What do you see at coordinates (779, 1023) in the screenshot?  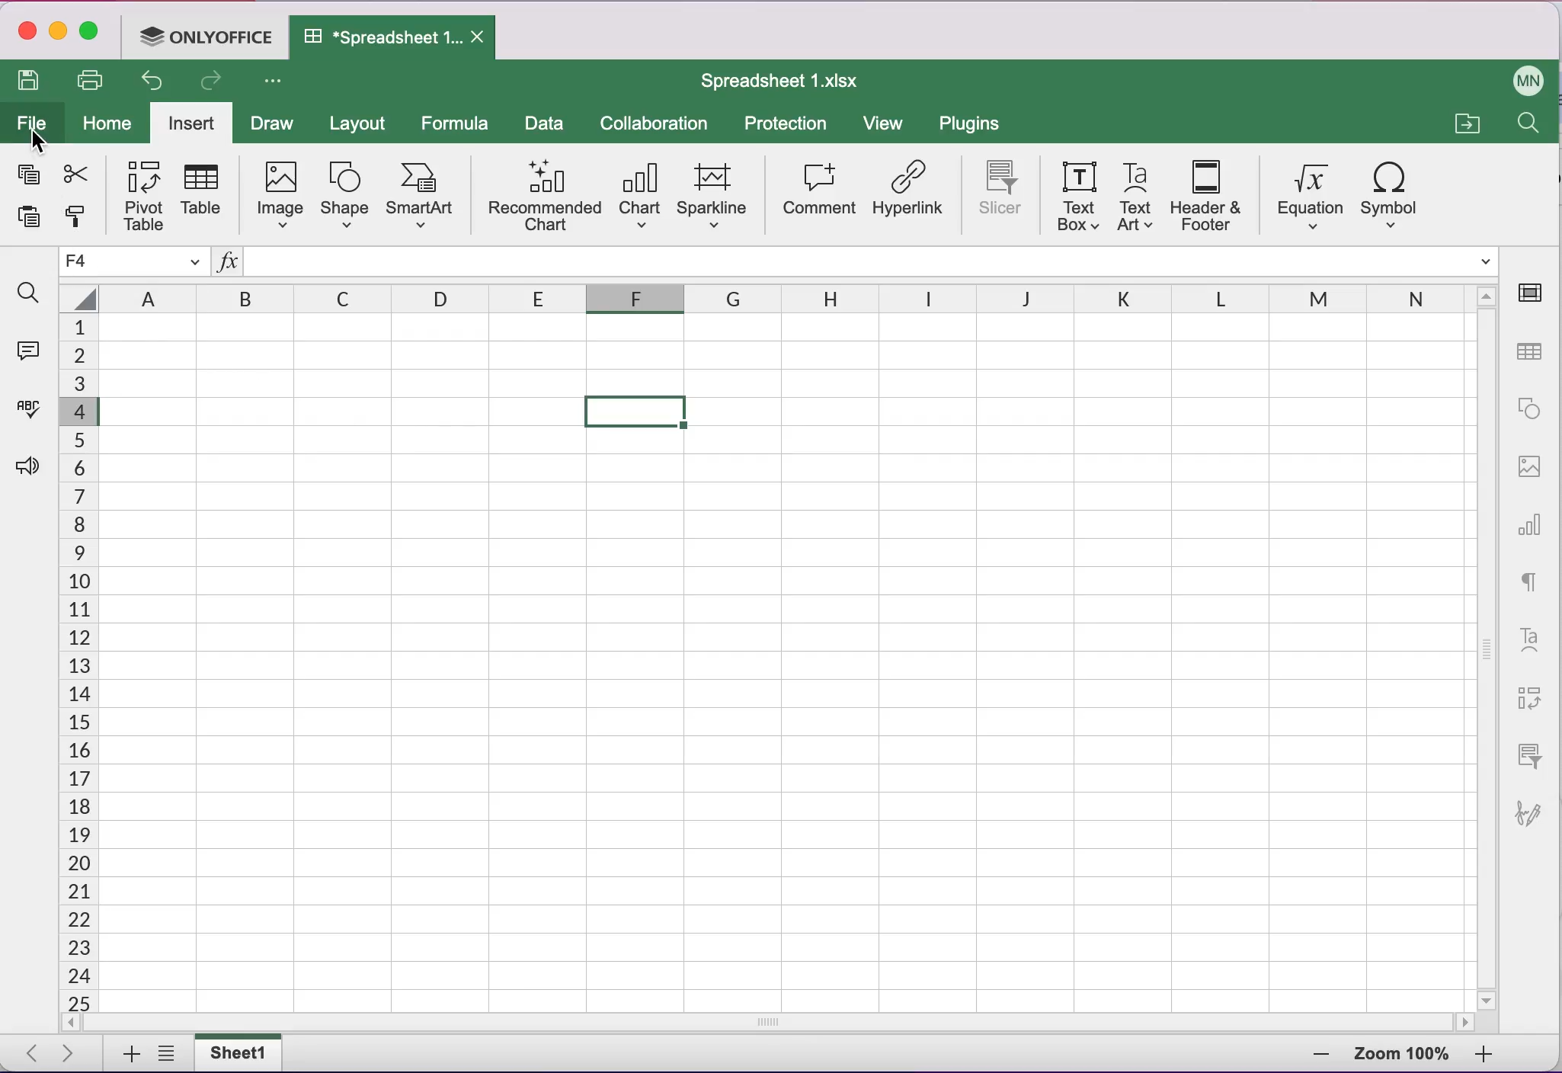 I see `horizontal slider` at bounding box center [779, 1023].